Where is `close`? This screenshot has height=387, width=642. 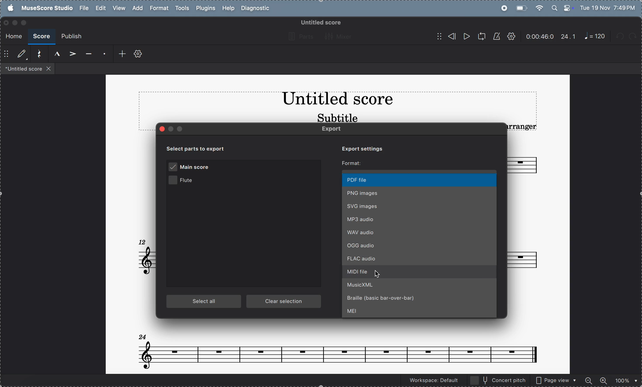 close is located at coordinates (163, 129).